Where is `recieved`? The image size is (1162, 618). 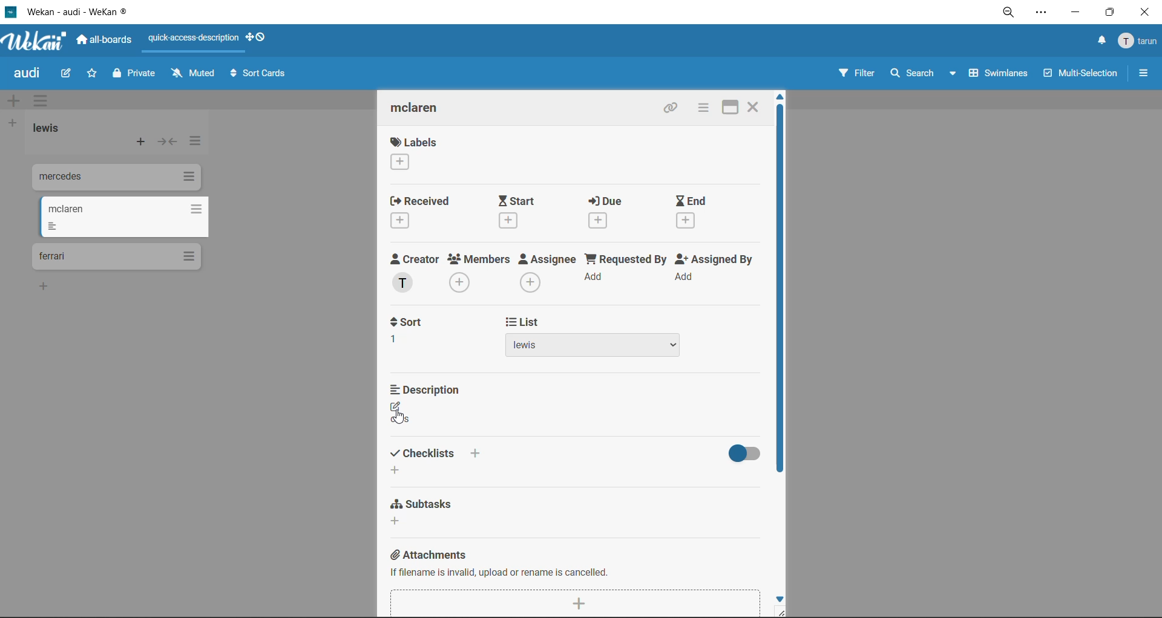
recieved is located at coordinates (424, 212).